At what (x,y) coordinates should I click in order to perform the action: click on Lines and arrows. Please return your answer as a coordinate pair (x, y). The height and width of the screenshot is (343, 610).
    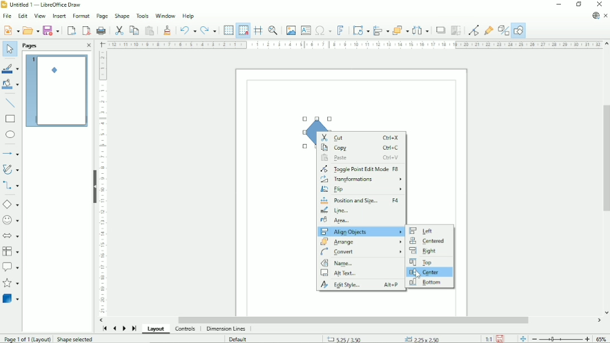
    Looking at the image, I should click on (12, 153).